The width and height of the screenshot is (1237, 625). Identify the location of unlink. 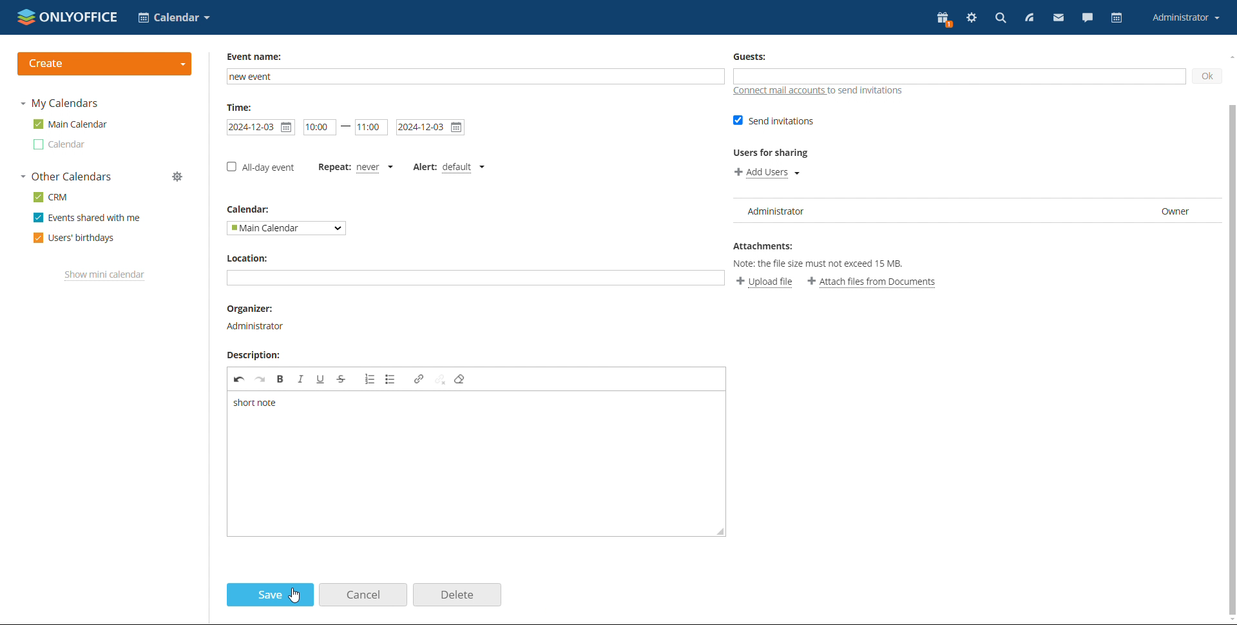
(440, 380).